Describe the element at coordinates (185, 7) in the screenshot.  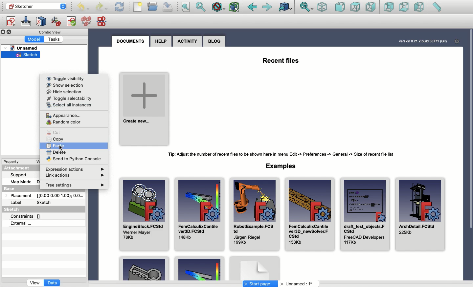
I see `Fit all` at that location.